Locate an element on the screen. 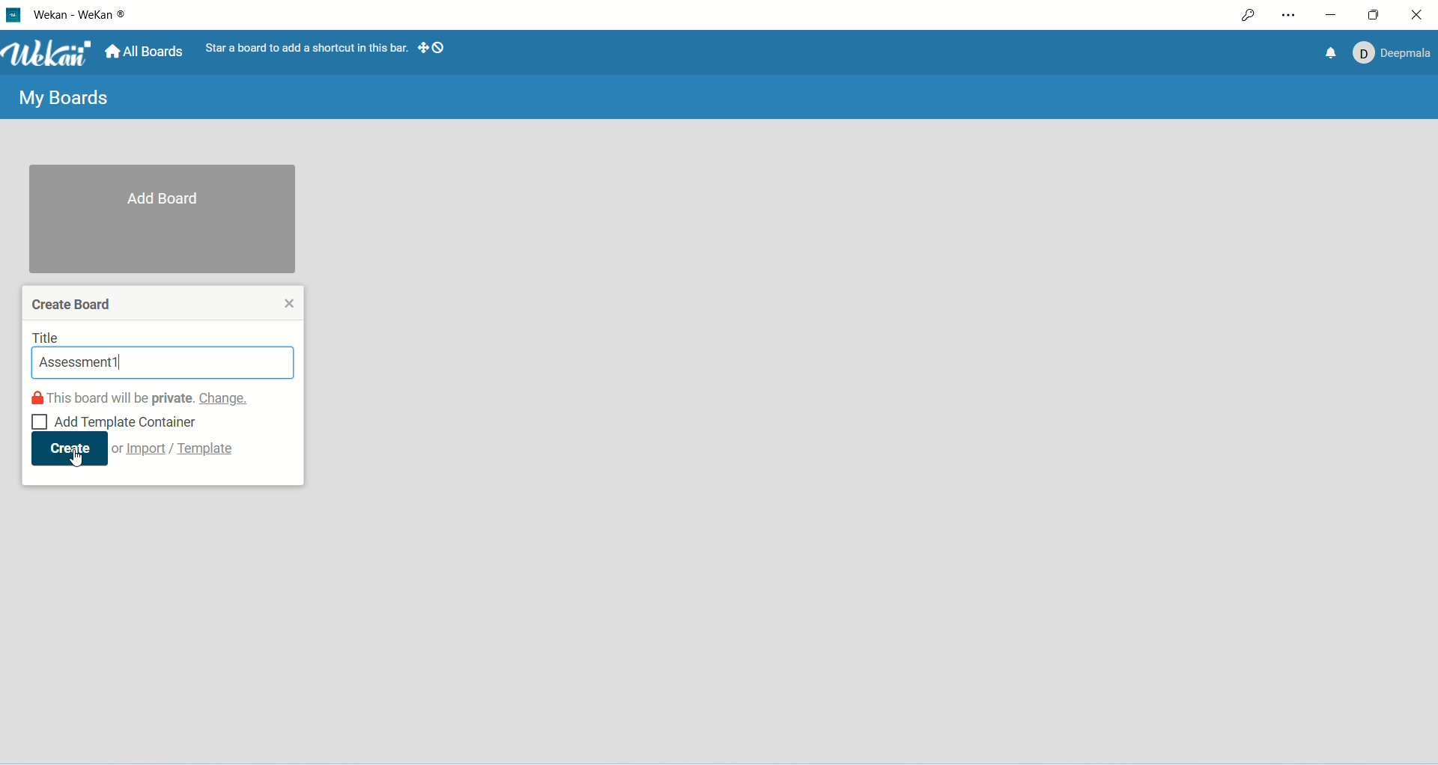 The width and height of the screenshot is (1438, 765). cursor is located at coordinates (76, 460).